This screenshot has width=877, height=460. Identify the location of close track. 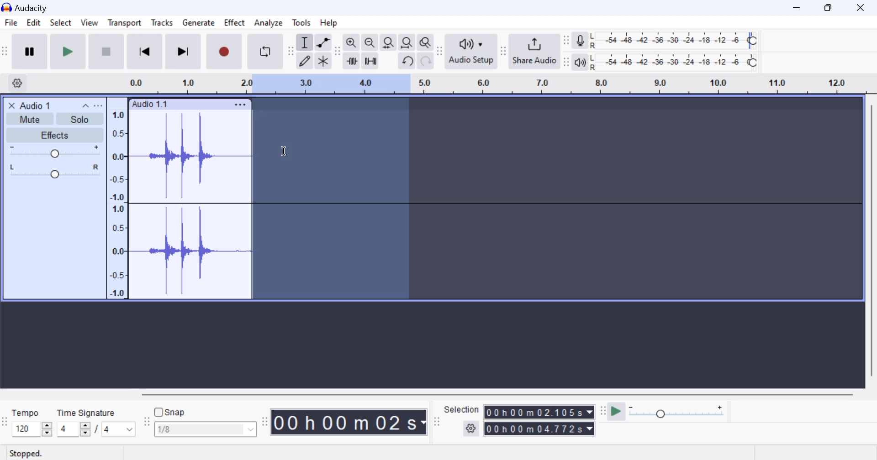
(12, 105).